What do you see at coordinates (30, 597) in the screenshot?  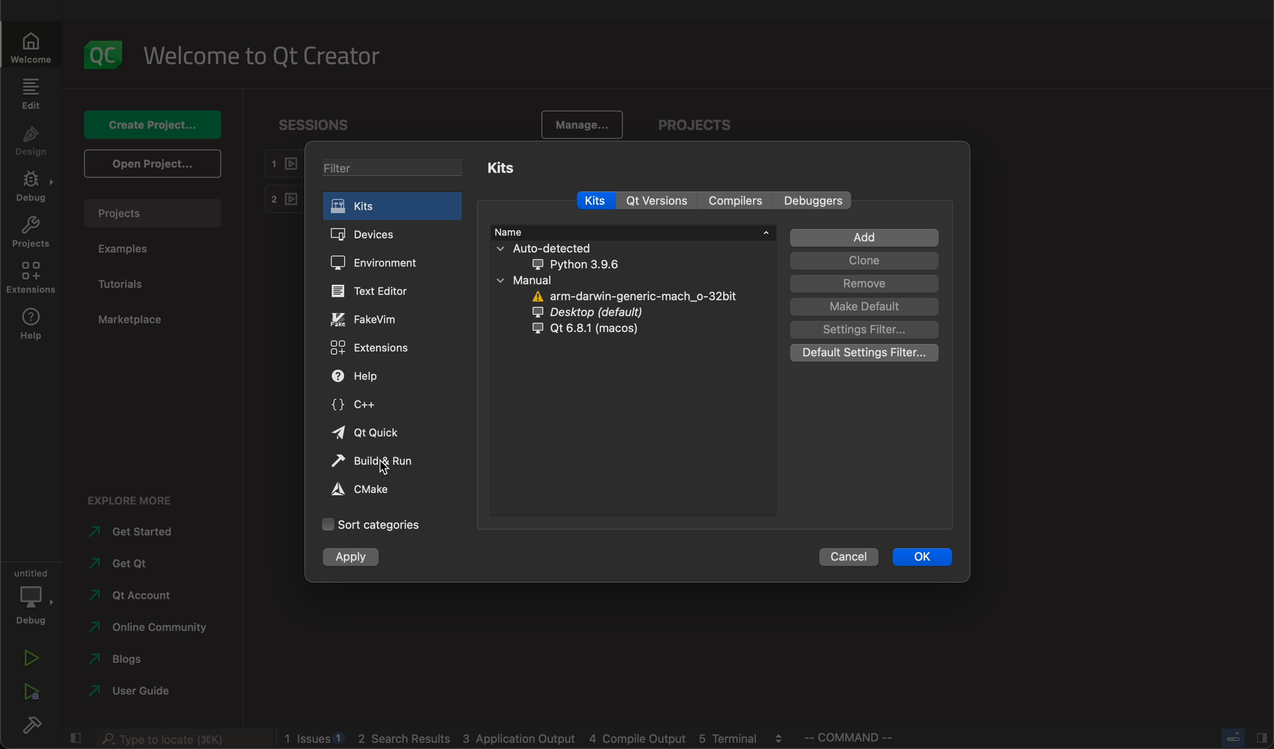 I see `debug` at bounding box center [30, 597].